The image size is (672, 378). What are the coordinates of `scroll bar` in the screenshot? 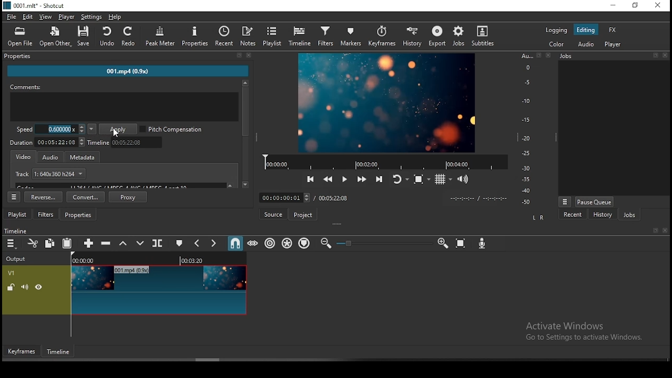 It's located at (246, 134).